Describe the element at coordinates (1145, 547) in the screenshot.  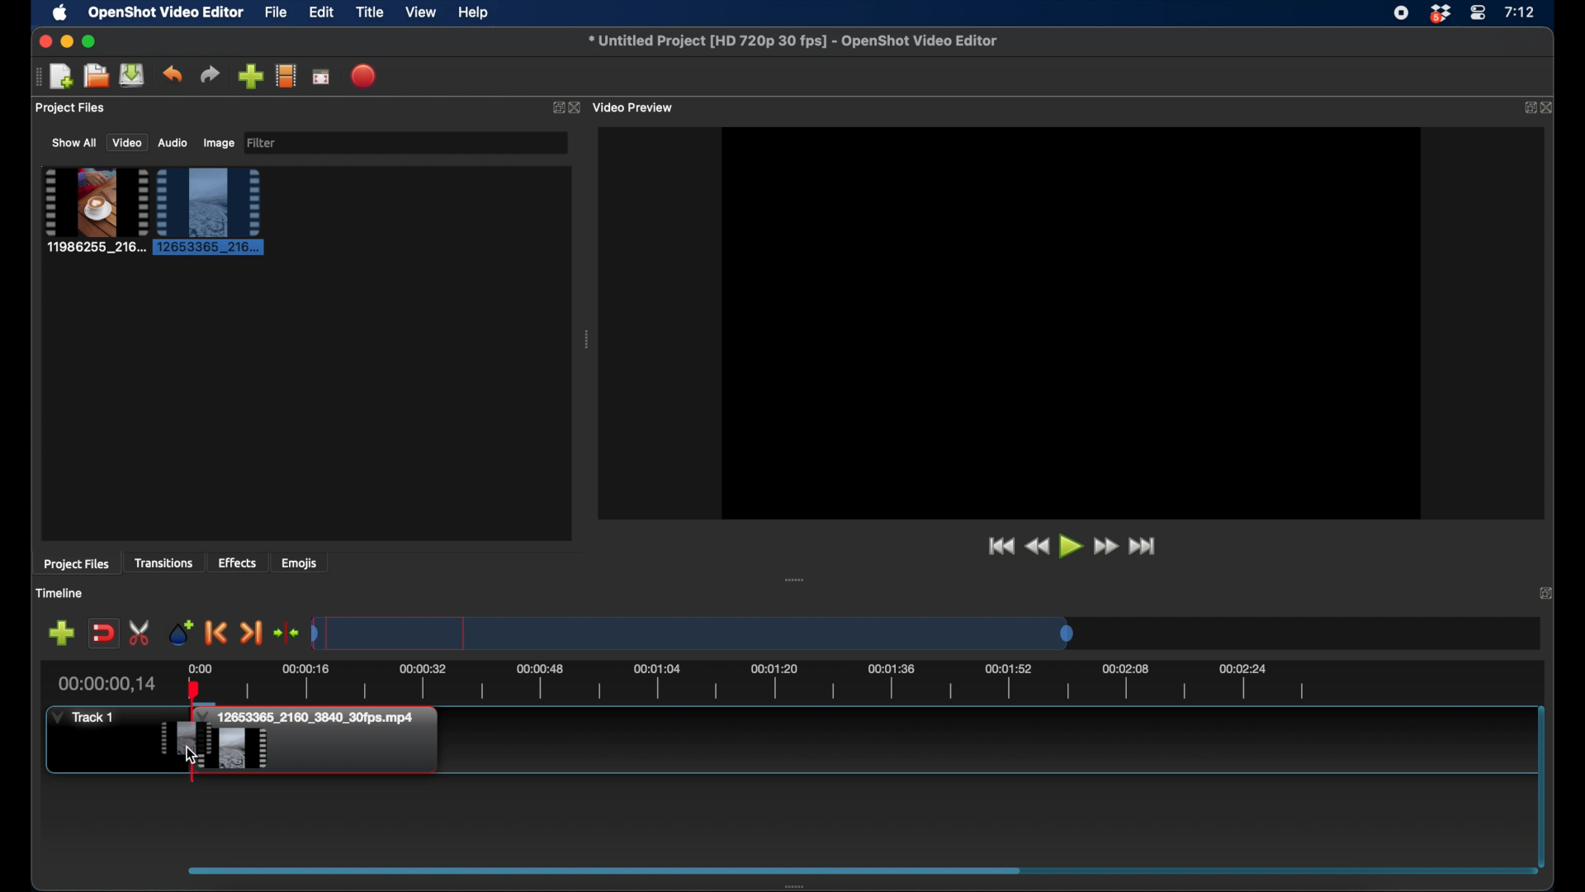
I see `jump to end` at that location.